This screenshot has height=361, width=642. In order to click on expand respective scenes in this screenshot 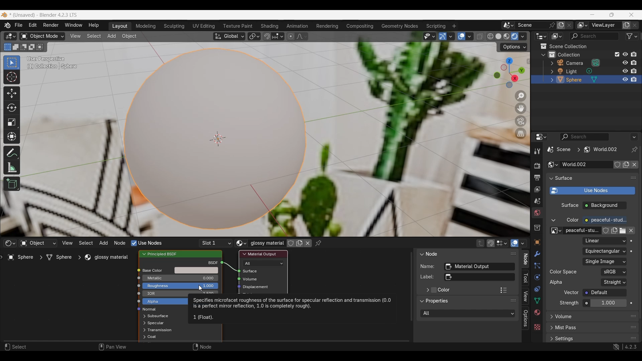, I will do `click(142, 324)`.